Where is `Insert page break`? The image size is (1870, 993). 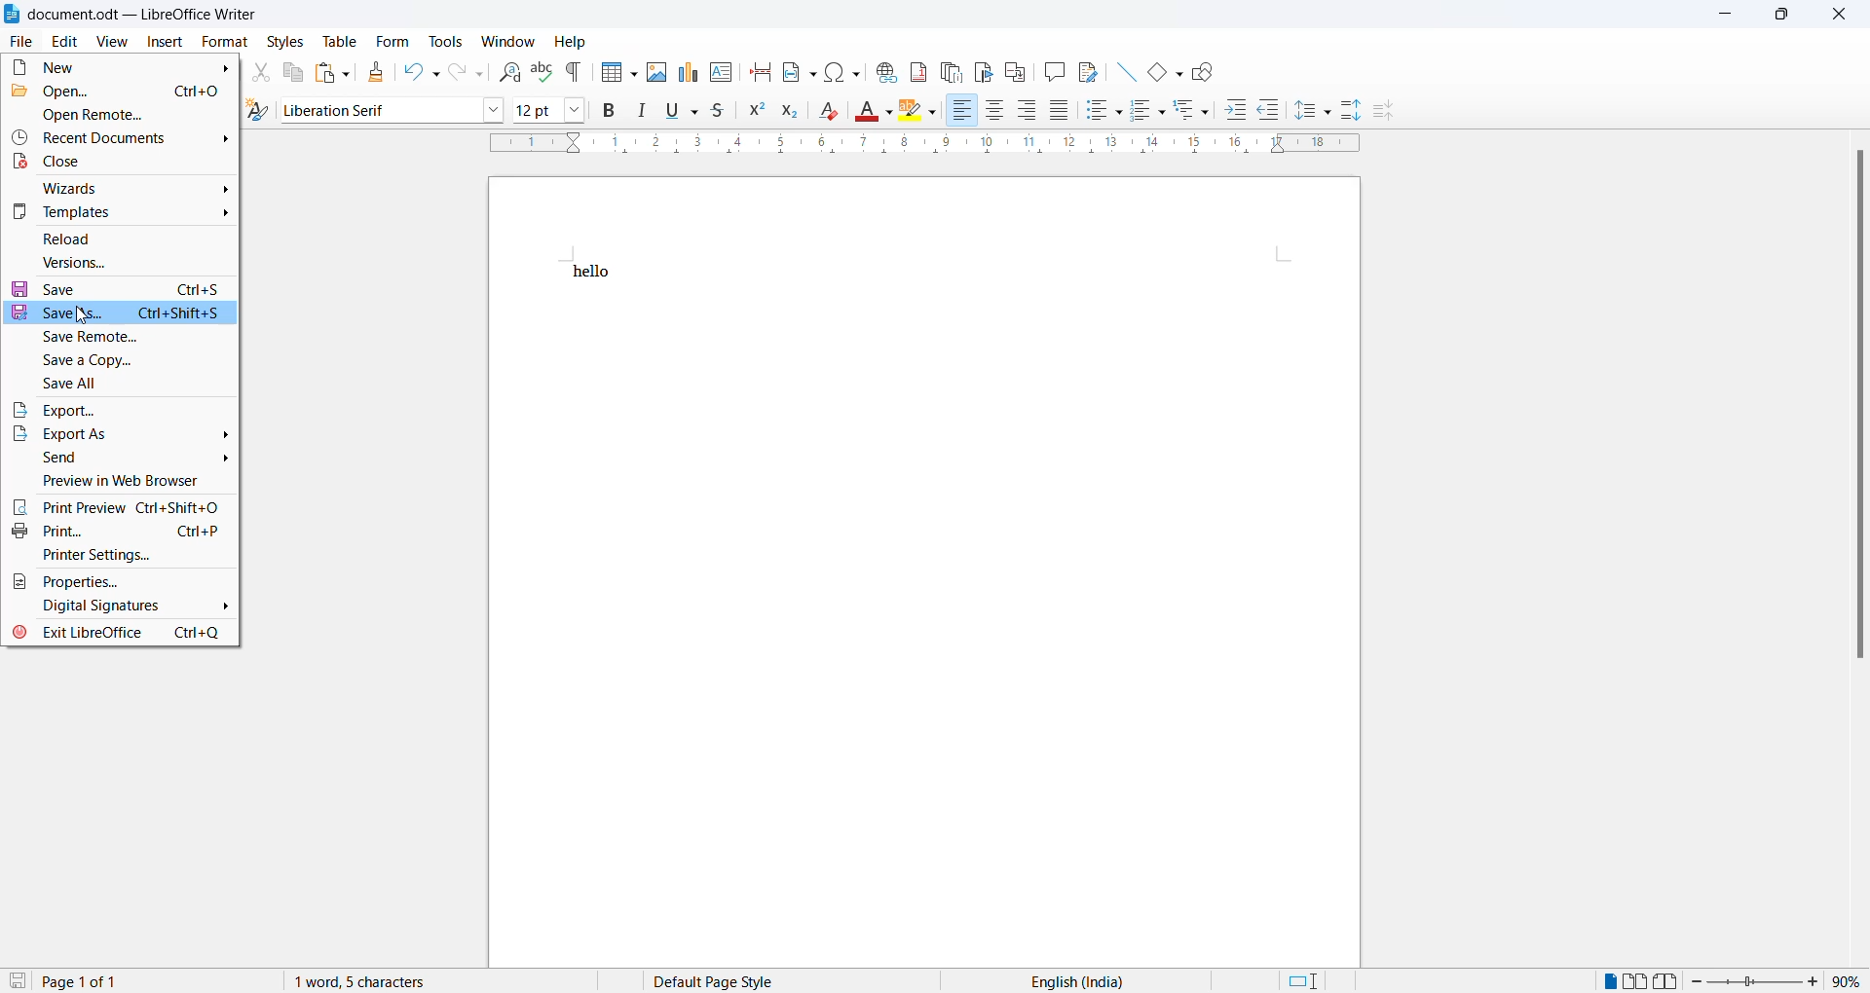
Insert page break is located at coordinates (759, 76).